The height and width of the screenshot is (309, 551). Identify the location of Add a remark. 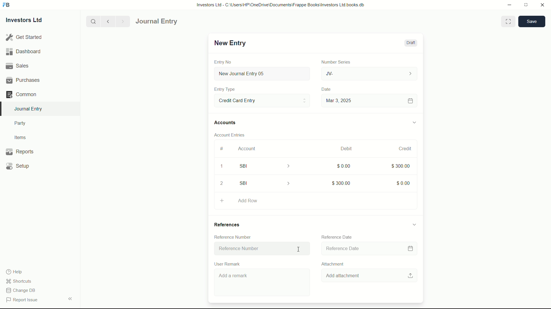
(263, 284).